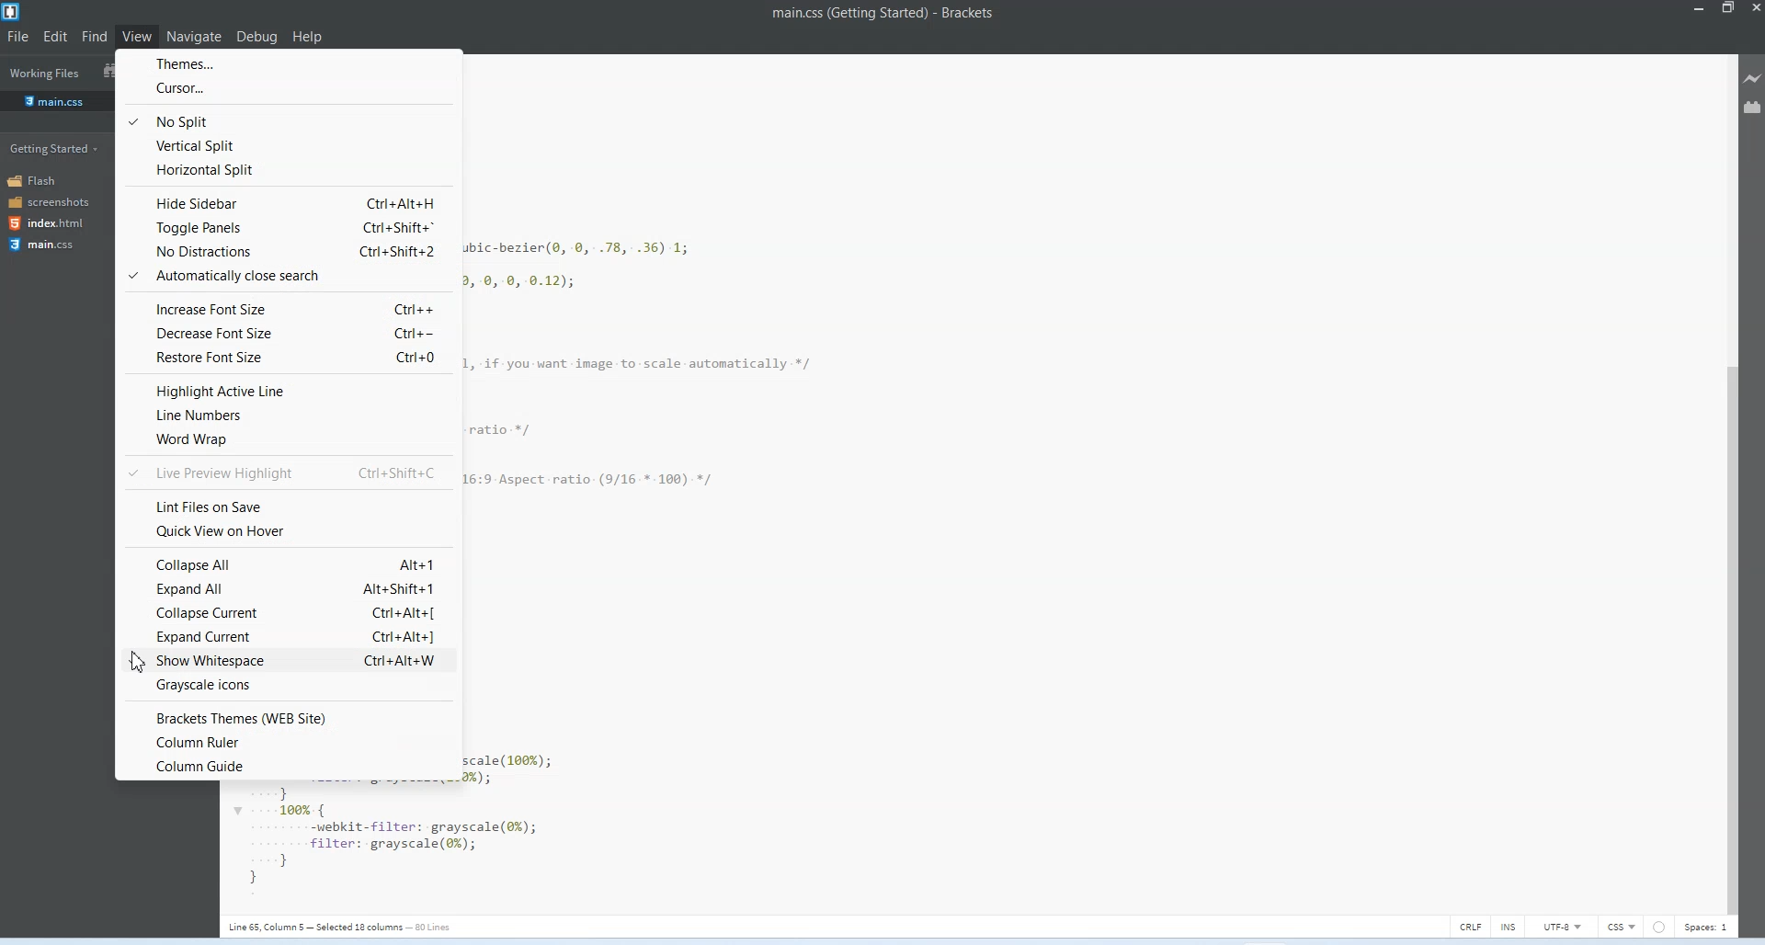 The width and height of the screenshot is (1765, 945). I want to click on Live preview highlight, so click(286, 472).